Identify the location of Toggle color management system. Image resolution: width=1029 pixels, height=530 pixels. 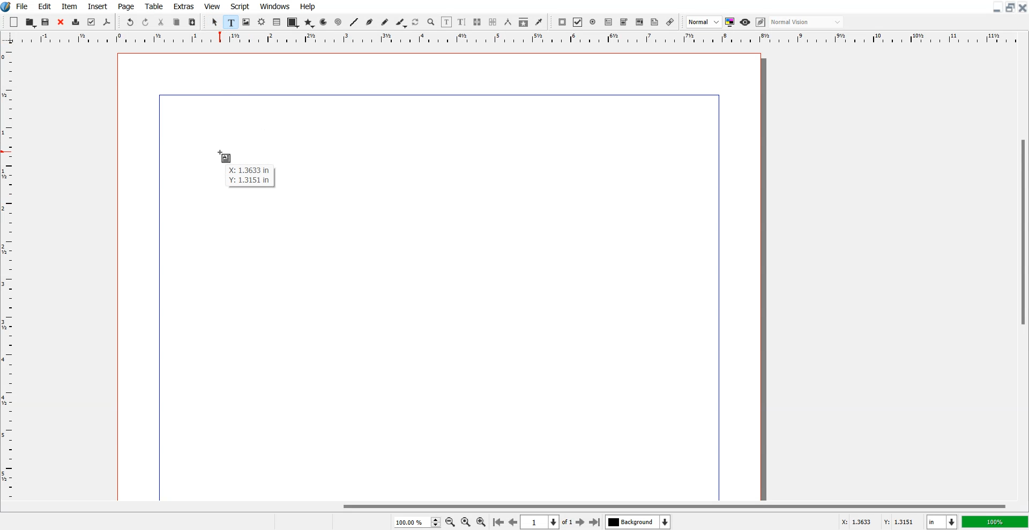
(730, 22).